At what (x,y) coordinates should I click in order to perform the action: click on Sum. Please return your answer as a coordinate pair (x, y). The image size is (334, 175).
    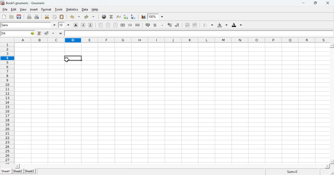
    Looking at the image, I should click on (292, 172).